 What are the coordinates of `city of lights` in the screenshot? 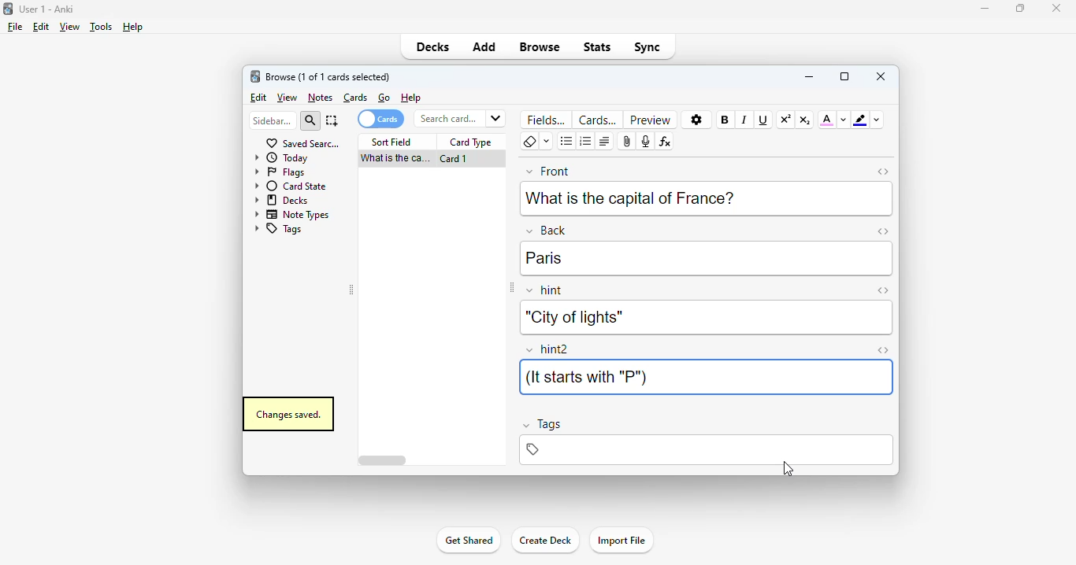 It's located at (573, 317).